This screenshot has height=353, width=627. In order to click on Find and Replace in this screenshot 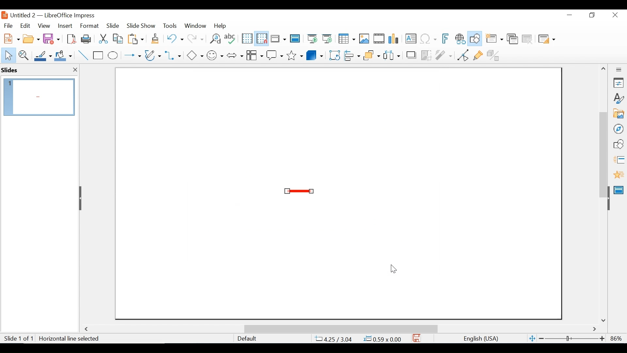, I will do `click(215, 39)`.